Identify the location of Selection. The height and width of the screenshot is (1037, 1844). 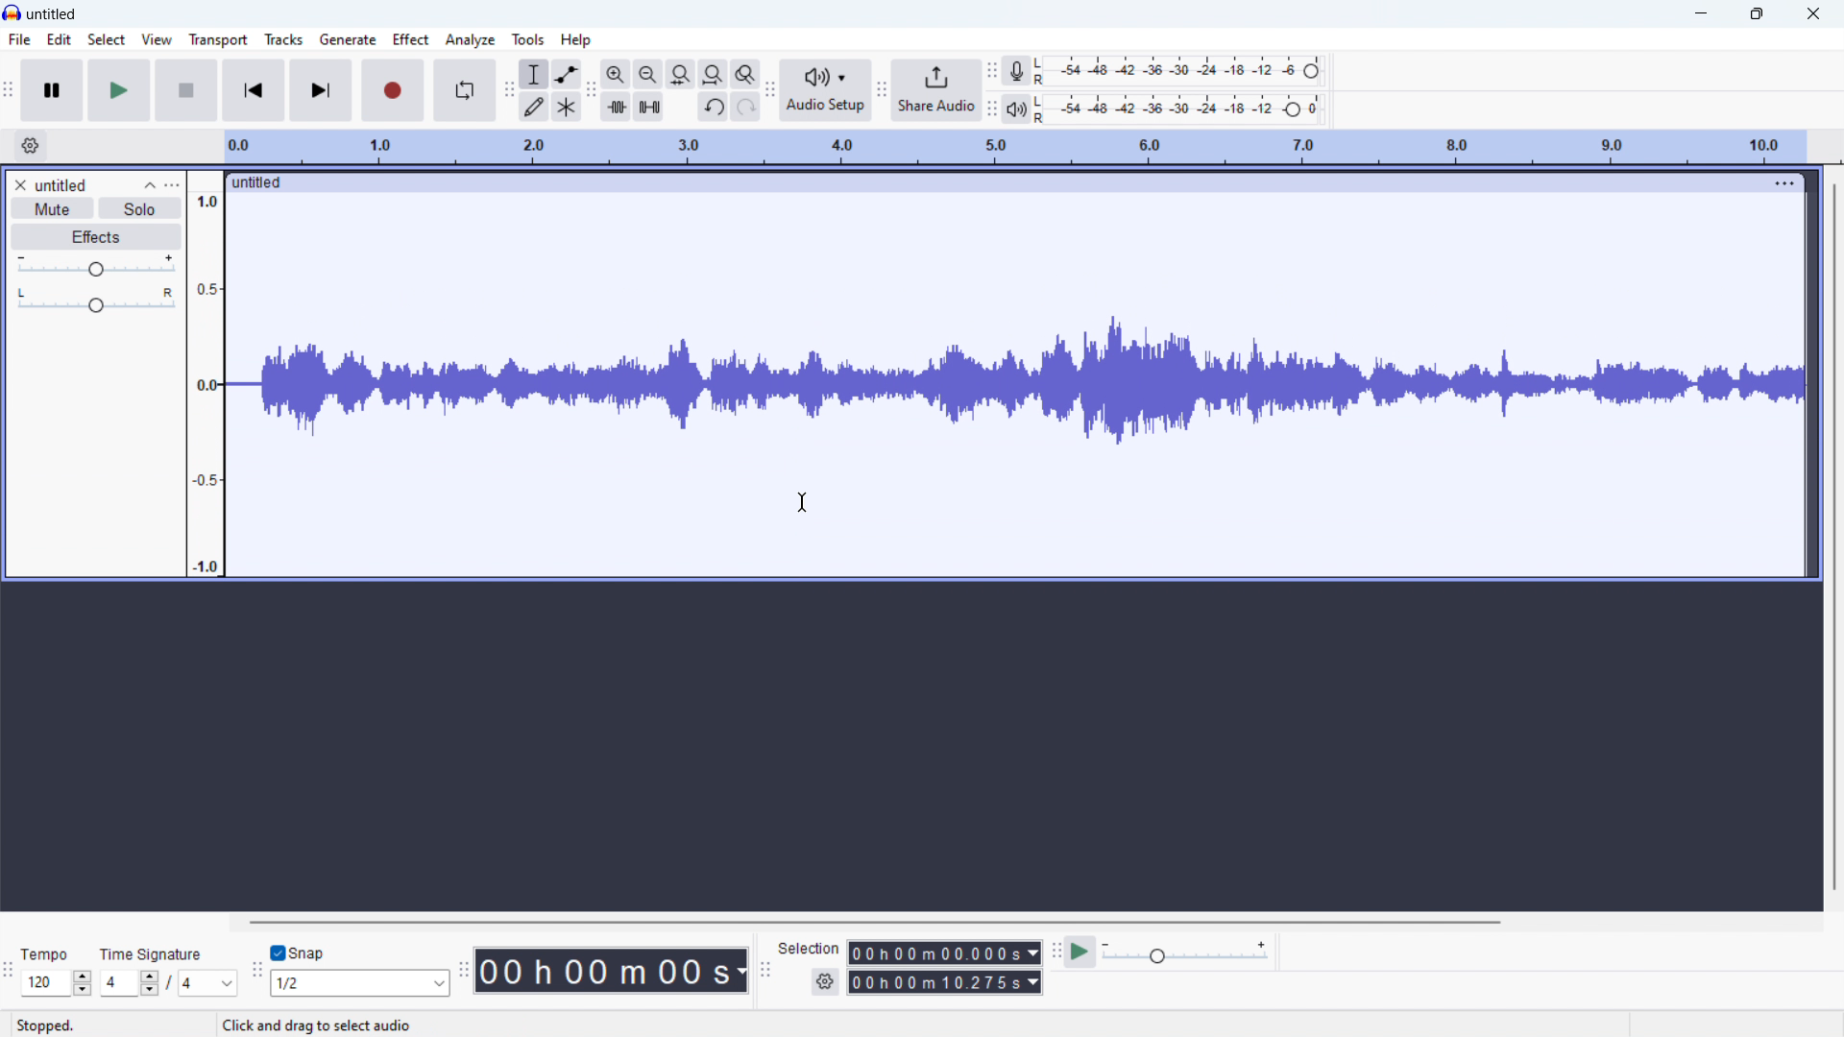
(811, 948).